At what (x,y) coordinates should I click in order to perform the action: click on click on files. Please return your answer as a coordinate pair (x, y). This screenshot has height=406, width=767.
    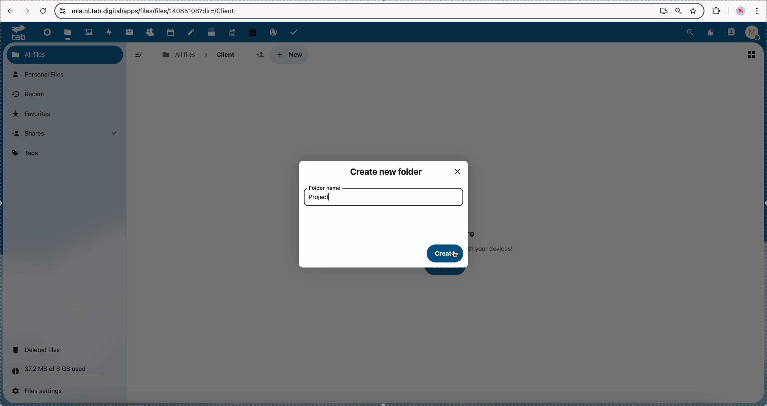
    Looking at the image, I should click on (70, 32).